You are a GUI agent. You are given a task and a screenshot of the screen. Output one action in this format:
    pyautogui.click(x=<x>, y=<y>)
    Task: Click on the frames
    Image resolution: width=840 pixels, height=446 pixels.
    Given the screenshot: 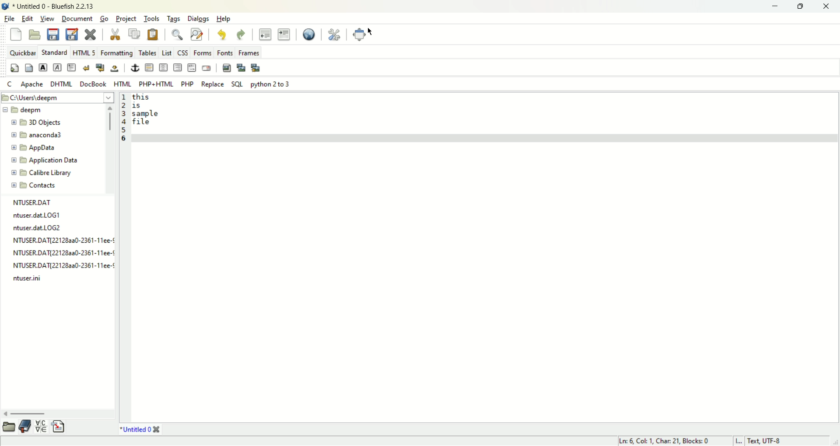 What is the action you would take?
    pyautogui.click(x=249, y=52)
    